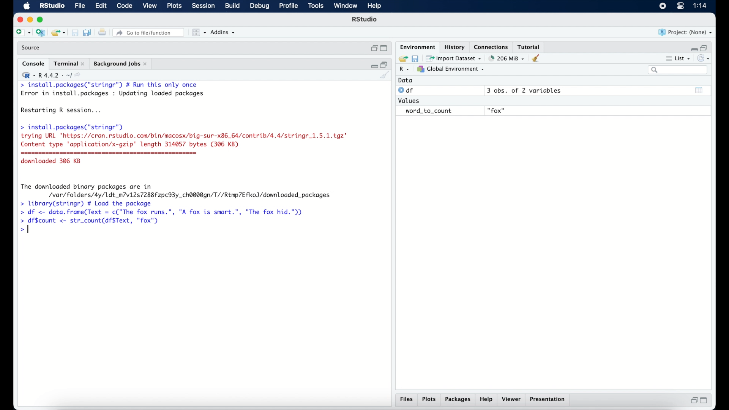 The width and height of the screenshot is (729, 410). I want to click on build, so click(232, 6).